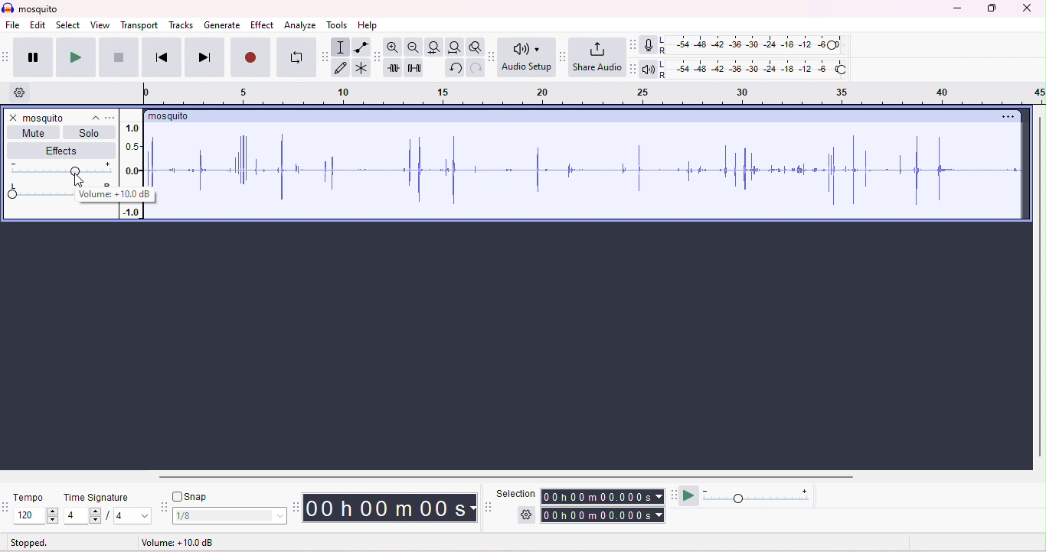  Describe the element at coordinates (132, 153) in the screenshot. I see `amplitude` at that location.